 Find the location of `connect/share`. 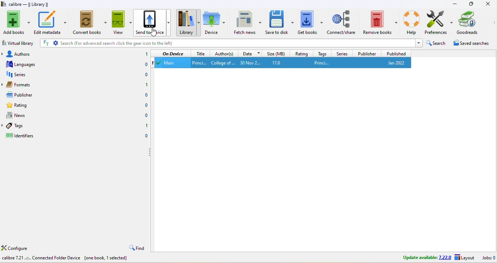

connect/share is located at coordinates (342, 23).